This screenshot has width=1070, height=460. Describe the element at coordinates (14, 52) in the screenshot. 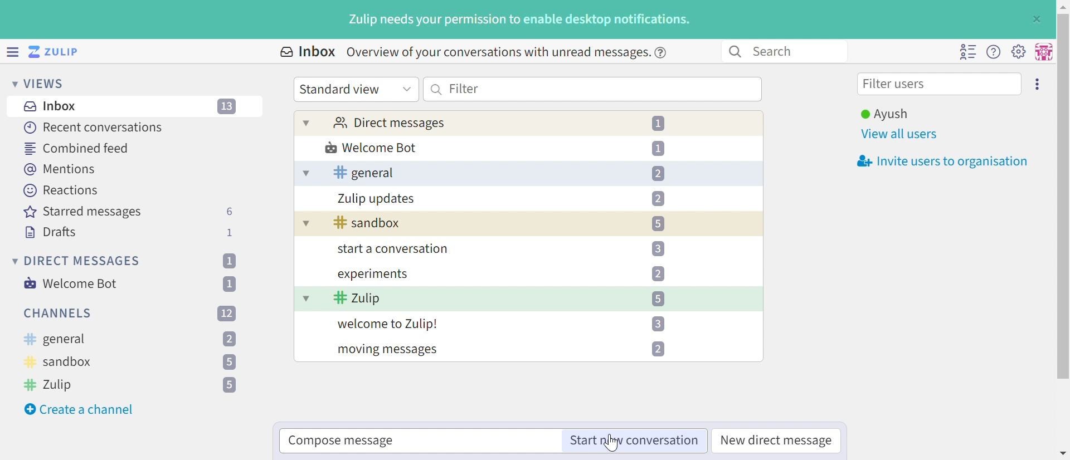

I see `Hide left sidebar` at that location.